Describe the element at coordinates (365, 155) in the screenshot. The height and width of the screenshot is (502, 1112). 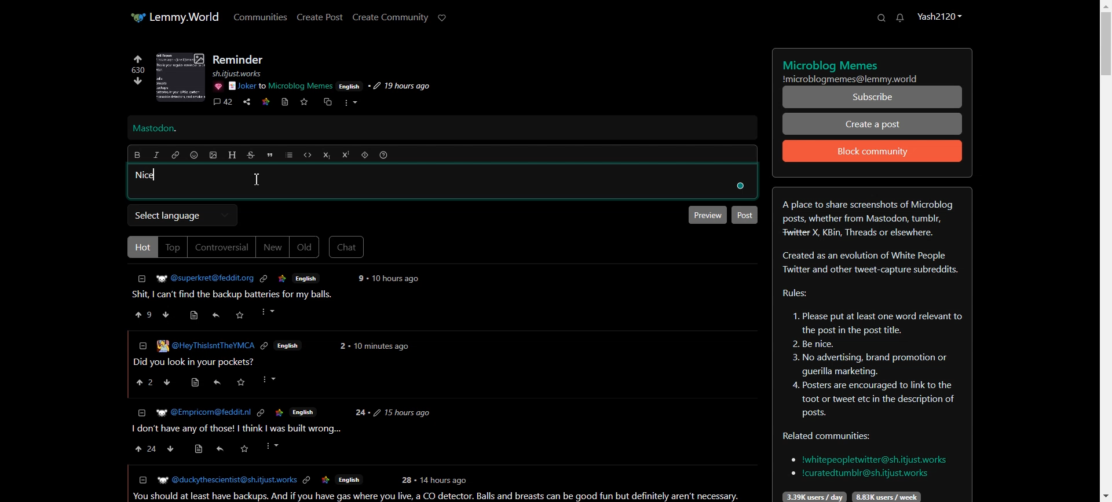
I see `Spoiler` at that location.